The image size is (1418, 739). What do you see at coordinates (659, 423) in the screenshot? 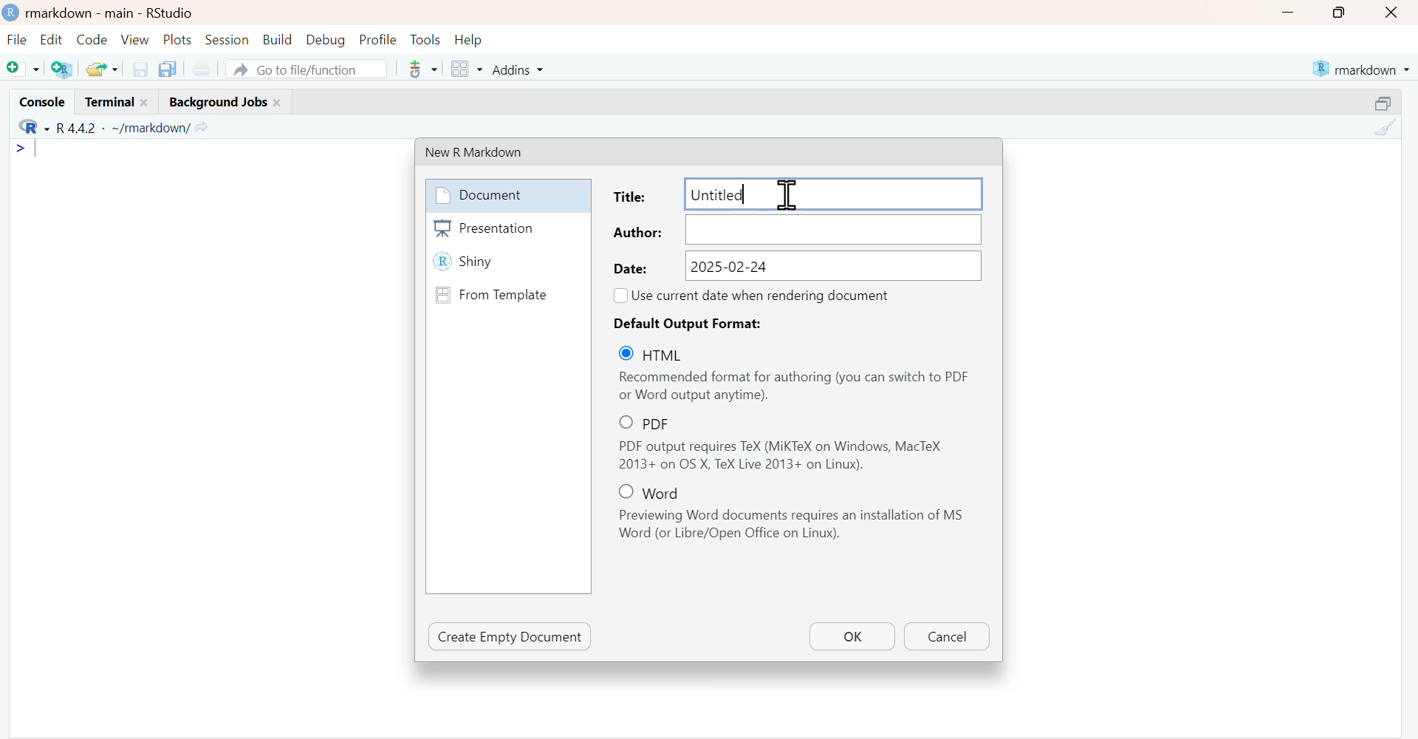
I see `PDF` at bounding box center [659, 423].